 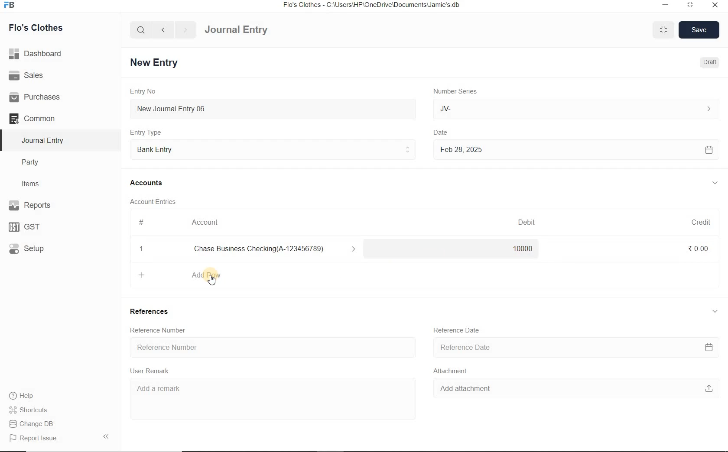 What do you see at coordinates (28, 226) in the screenshot?
I see `GST` at bounding box center [28, 226].